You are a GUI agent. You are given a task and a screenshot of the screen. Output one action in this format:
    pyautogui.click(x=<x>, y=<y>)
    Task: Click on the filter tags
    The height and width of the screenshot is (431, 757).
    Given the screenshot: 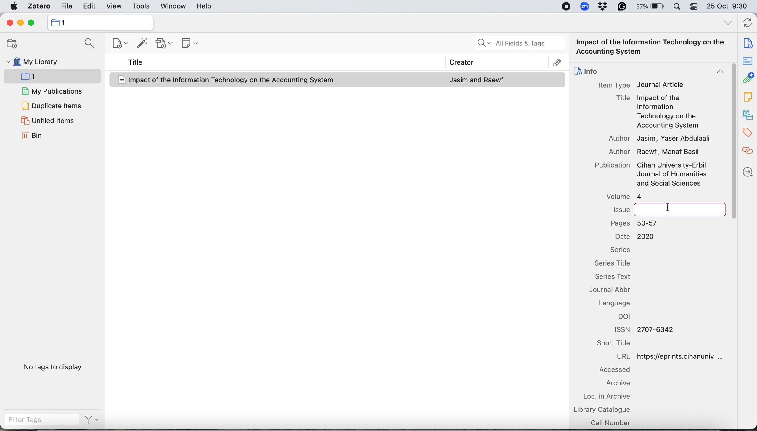 What is the action you would take?
    pyautogui.click(x=37, y=421)
    